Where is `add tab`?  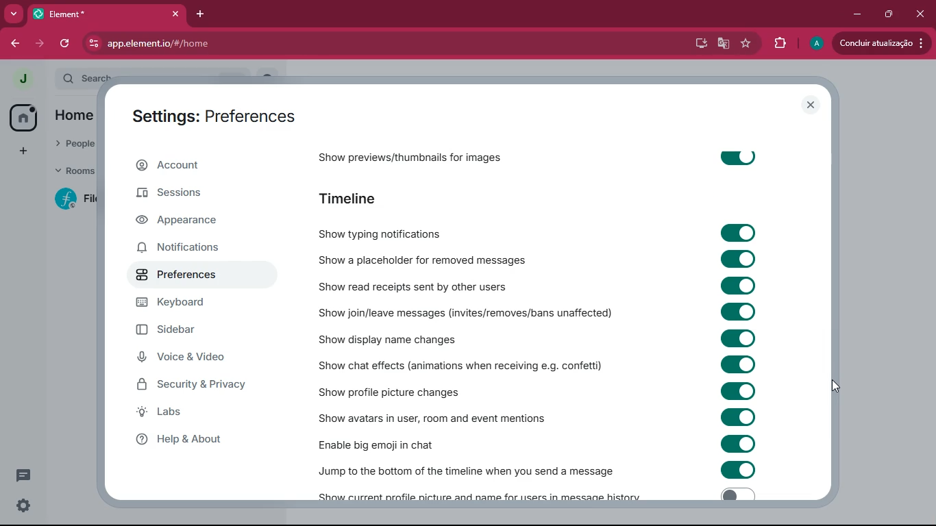
add tab is located at coordinates (198, 14).